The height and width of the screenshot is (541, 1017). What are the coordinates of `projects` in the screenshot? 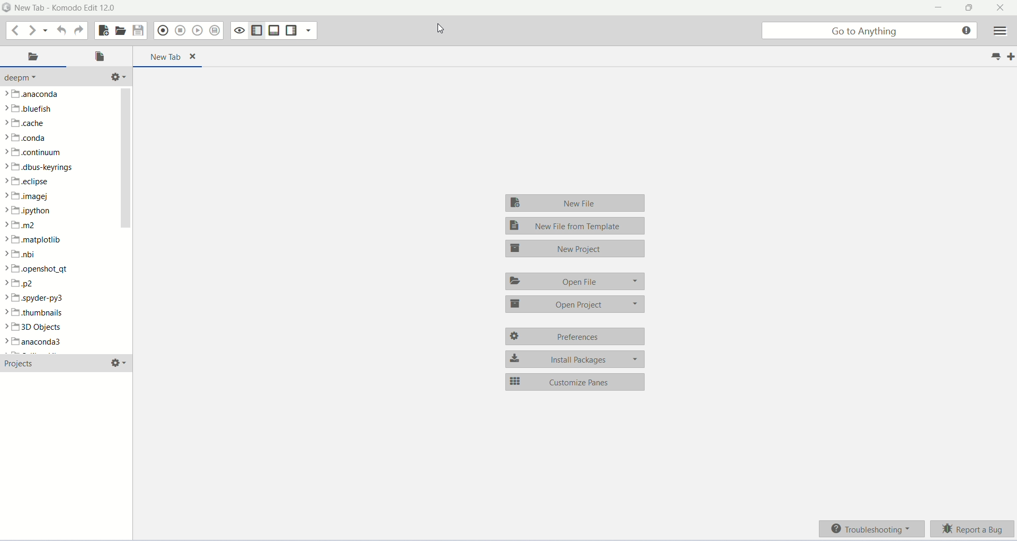 It's located at (23, 364).